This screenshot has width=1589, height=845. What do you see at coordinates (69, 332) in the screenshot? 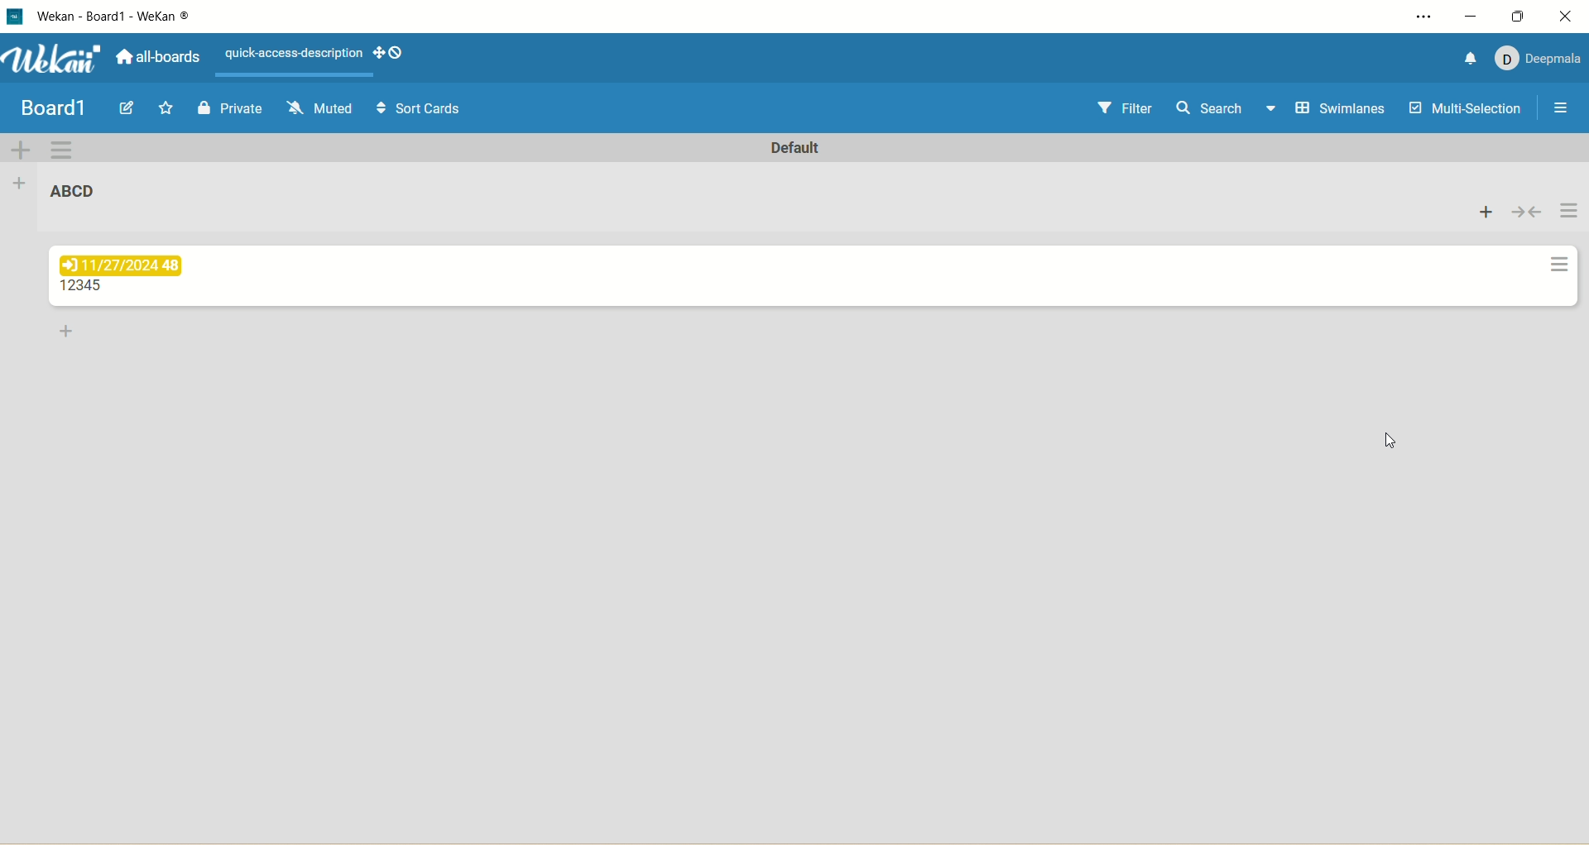
I see `add` at bounding box center [69, 332].